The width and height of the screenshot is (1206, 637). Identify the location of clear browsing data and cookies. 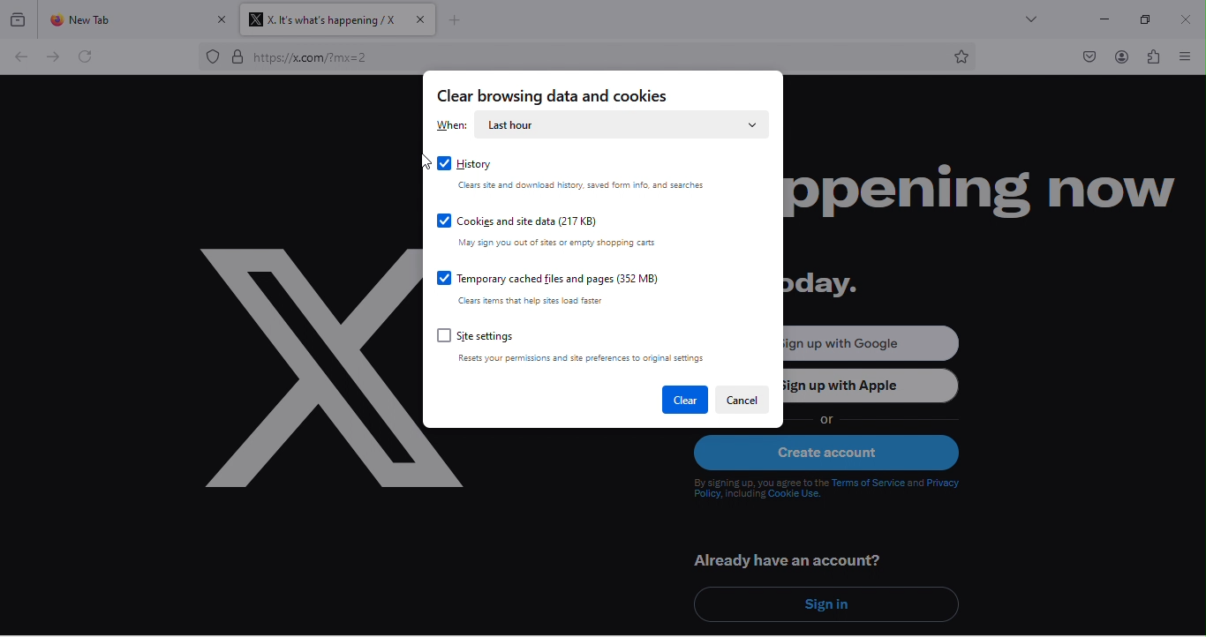
(554, 94).